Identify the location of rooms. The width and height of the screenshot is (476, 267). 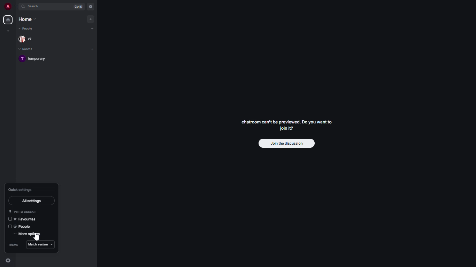
(27, 49).